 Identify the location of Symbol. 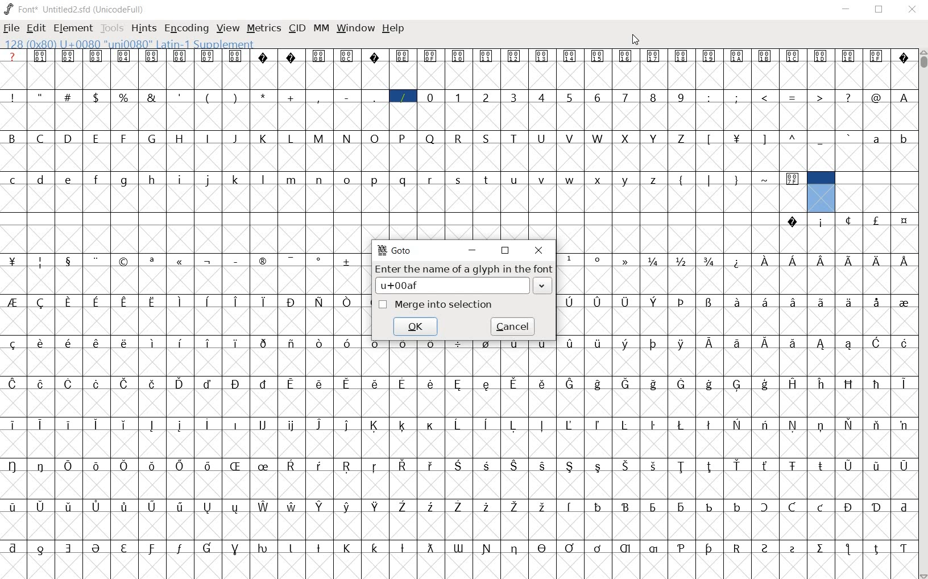
(126, 343).